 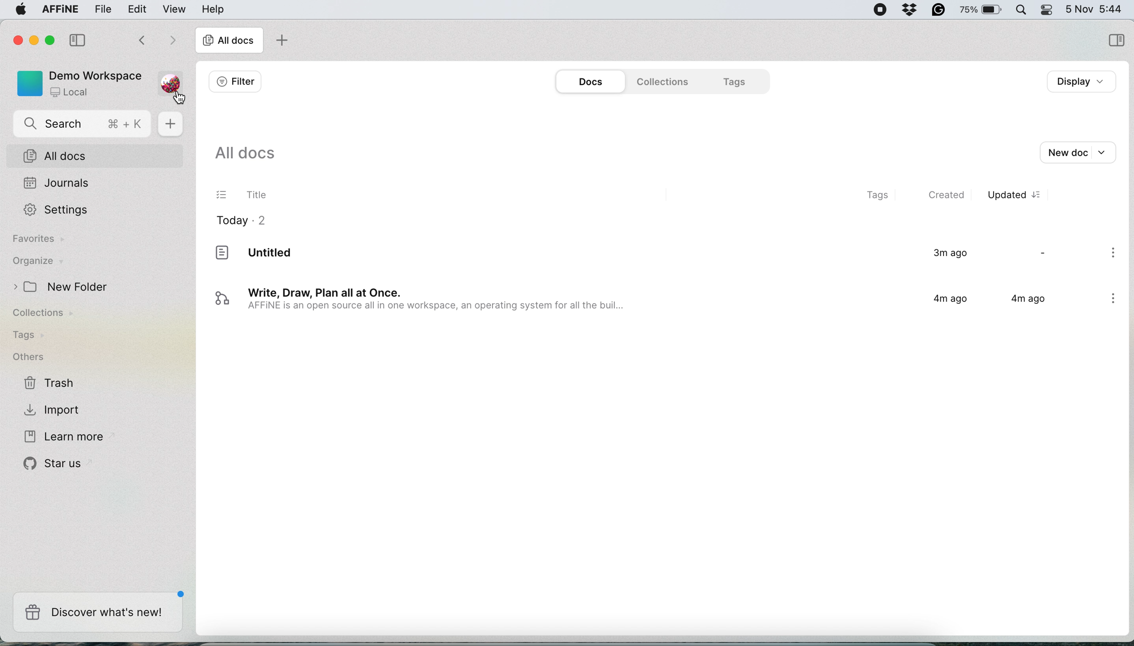 What do you see at coordinates (50, 384) in the screenshot?
I see `trash` at bounding box center [50, 384].